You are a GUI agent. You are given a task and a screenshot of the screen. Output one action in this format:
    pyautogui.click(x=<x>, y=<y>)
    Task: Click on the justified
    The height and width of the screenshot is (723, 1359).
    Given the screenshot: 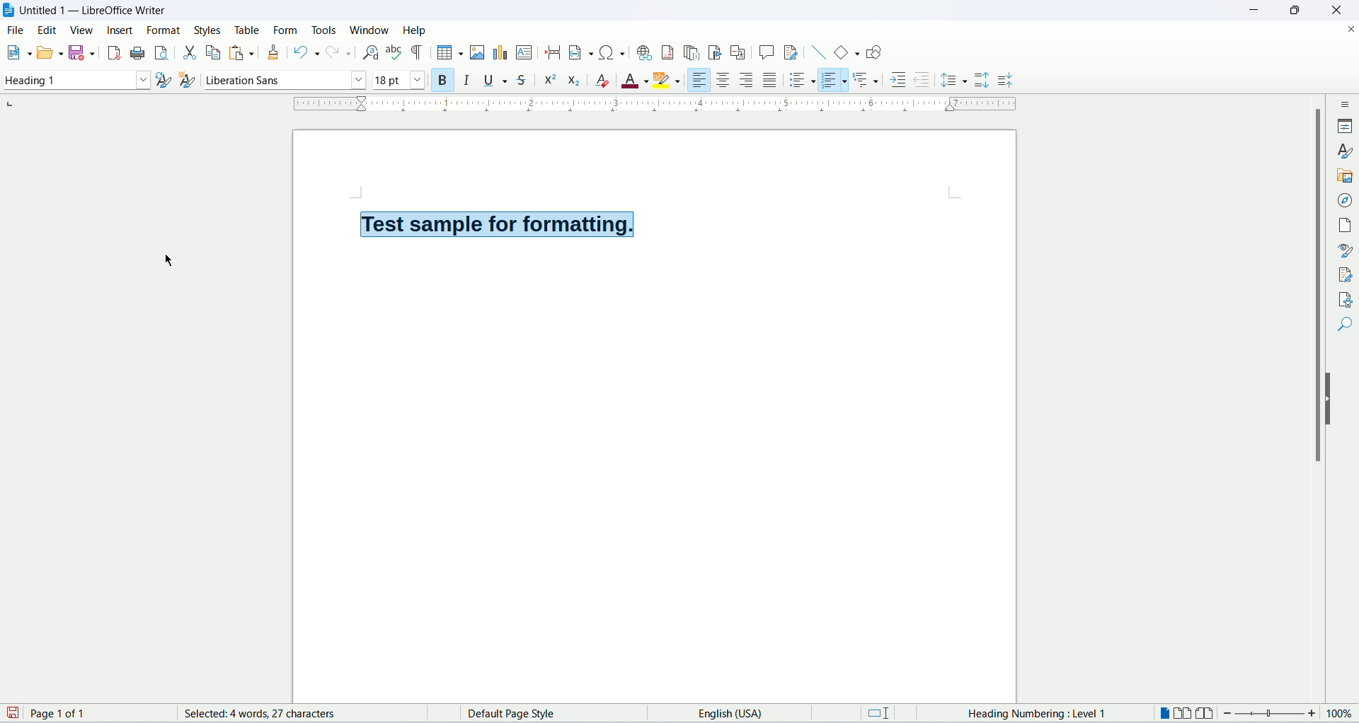 What is the action you would take?
    pyautogui.click(x=771, y=79)
    